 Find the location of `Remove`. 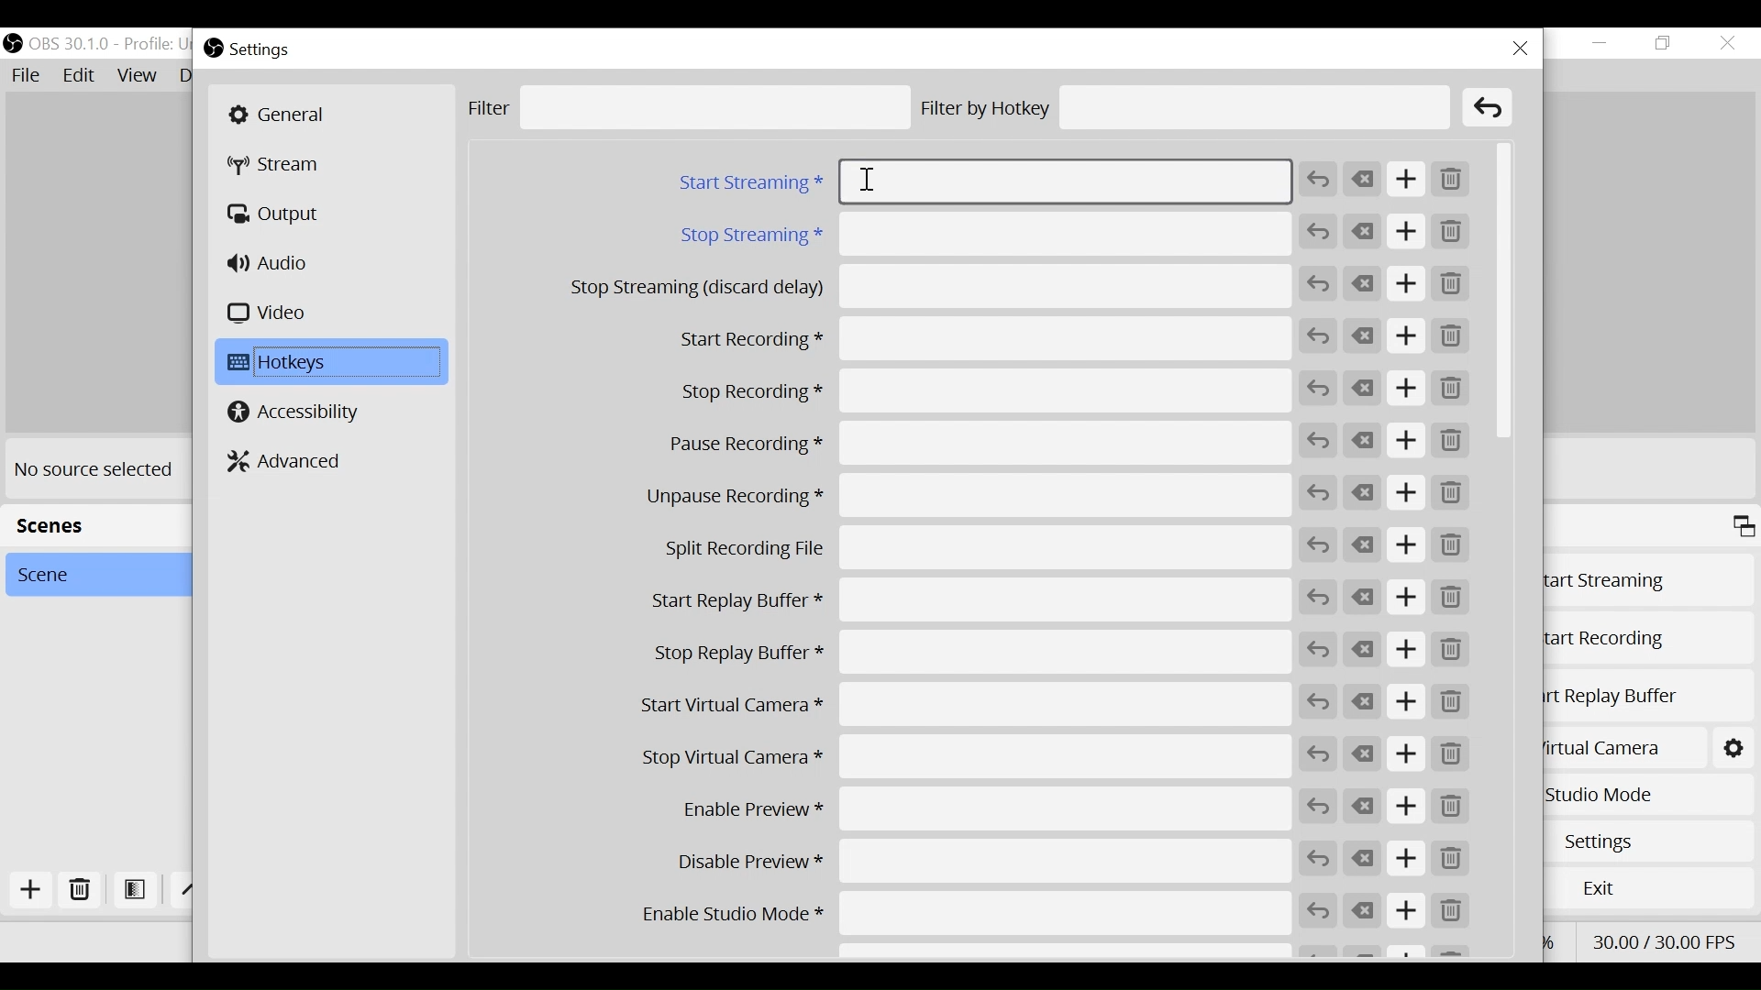

Remove is located at coordinates (1452, 860).